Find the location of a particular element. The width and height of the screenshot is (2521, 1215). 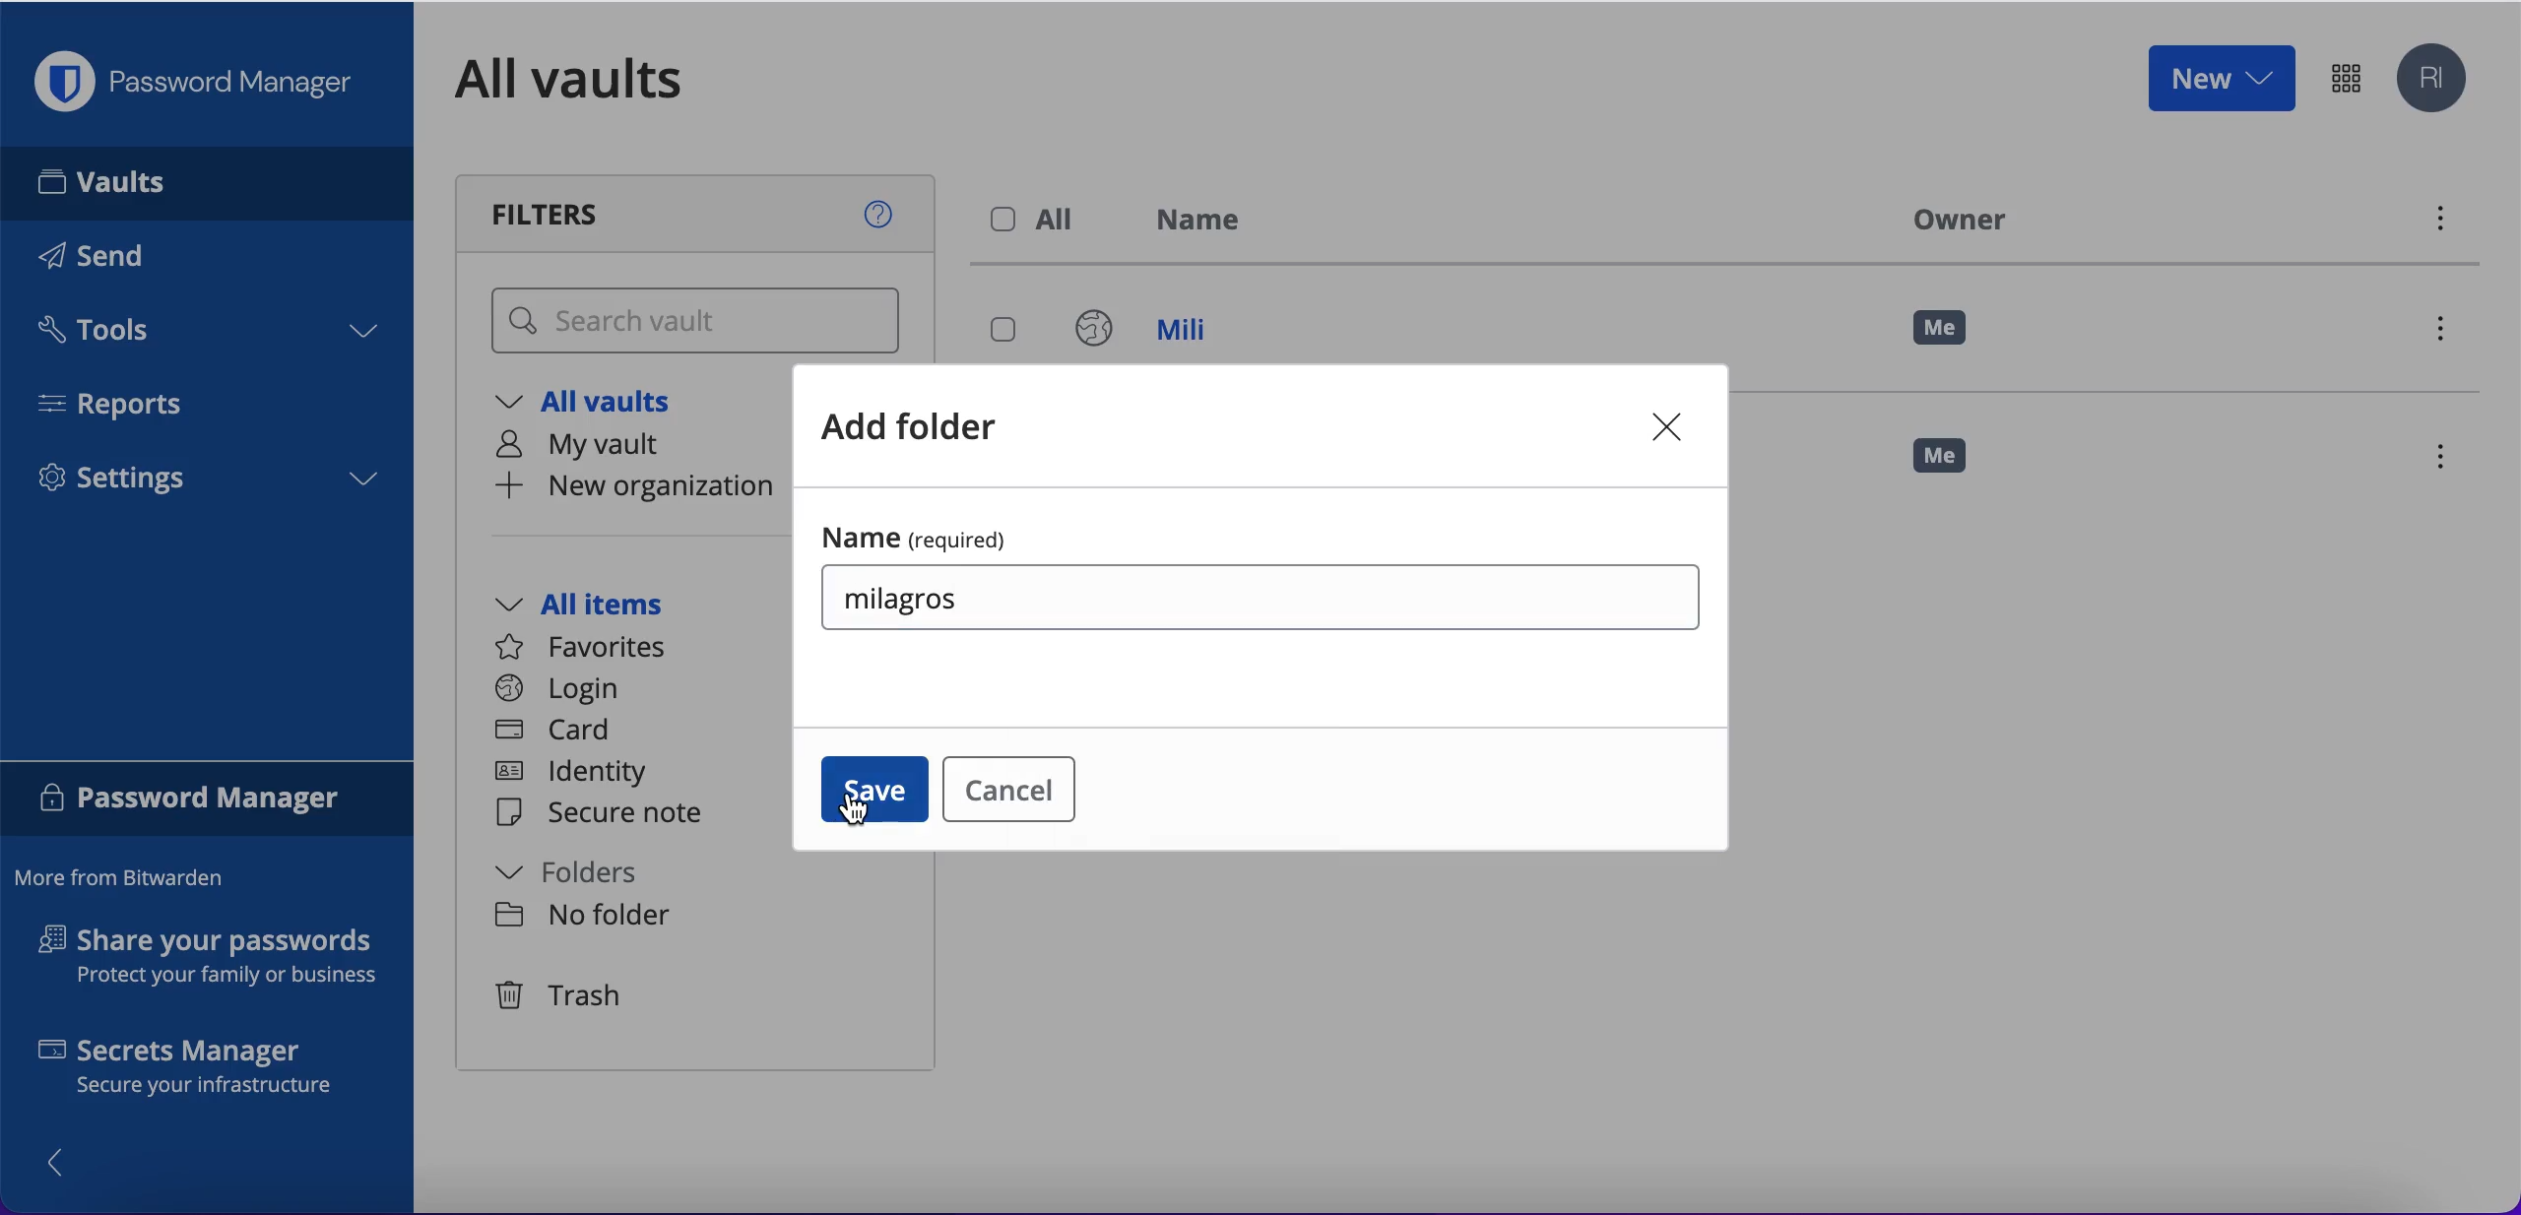

all vaults is located at coordinates (599, 79).